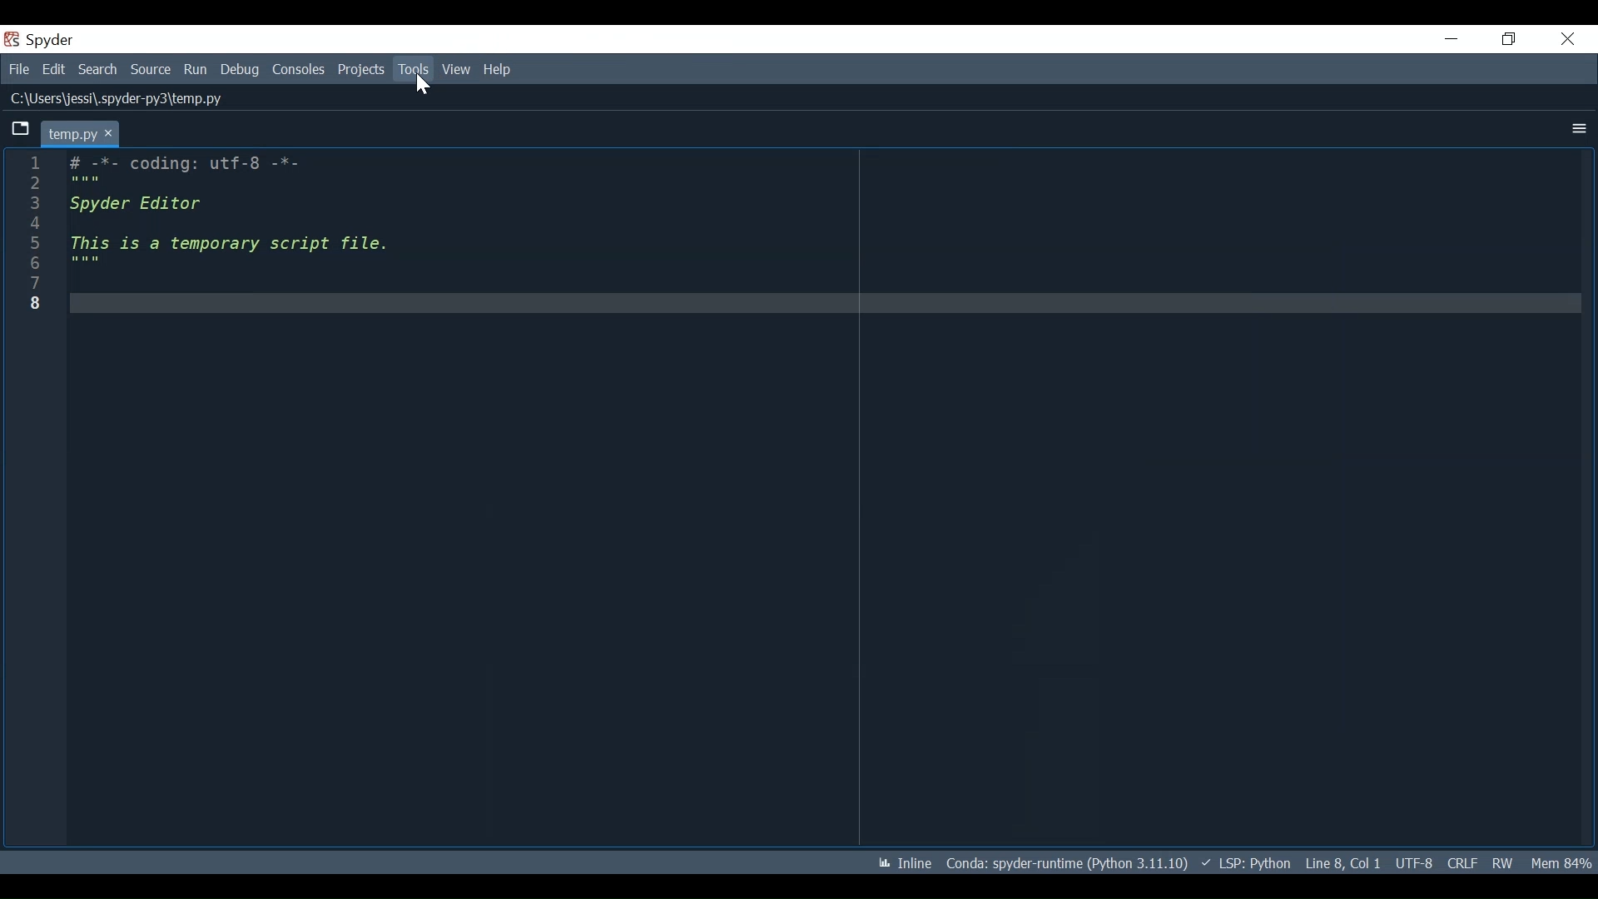 The height and width of the screenshot is (899, 1598). Describe the element at coordinates (16, 130) in the screenshot. I see `Browse Tabs` at that location.